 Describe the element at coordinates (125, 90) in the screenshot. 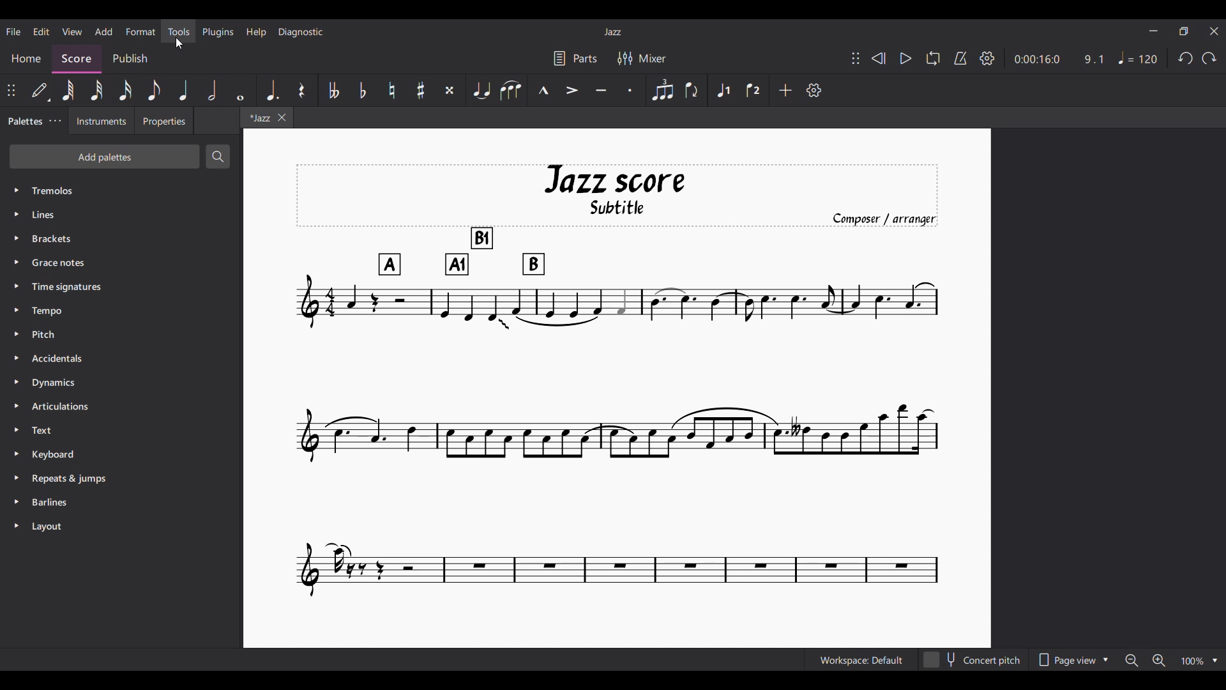

I see `16th note` at that location.